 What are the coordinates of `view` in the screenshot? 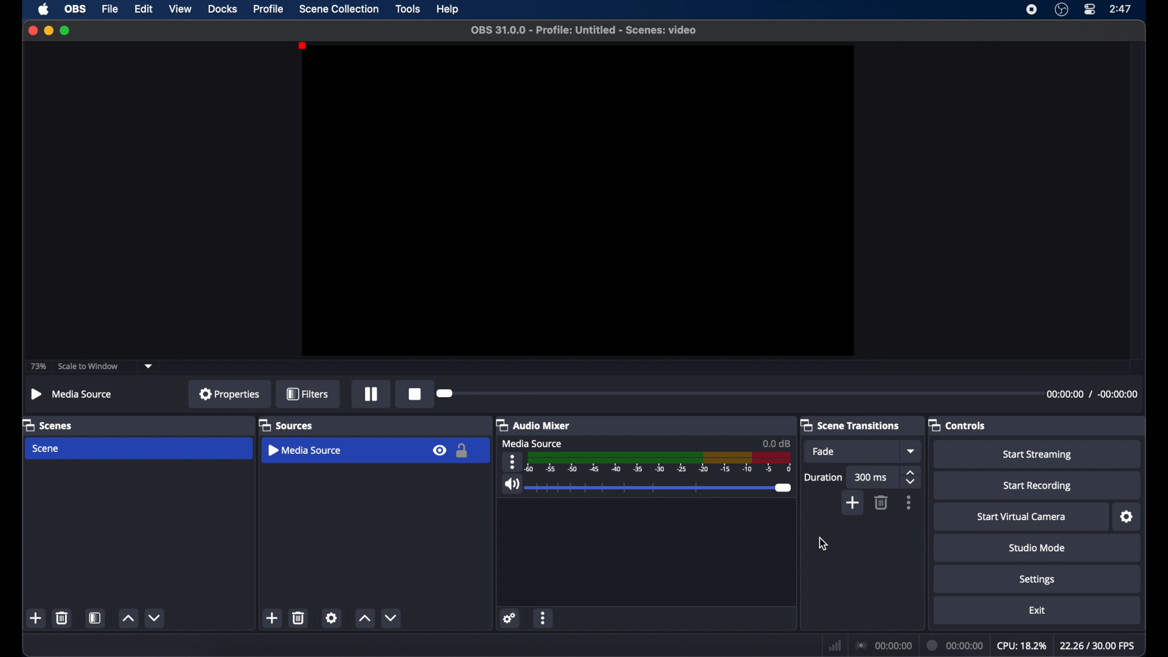 It's located at (181, 9).